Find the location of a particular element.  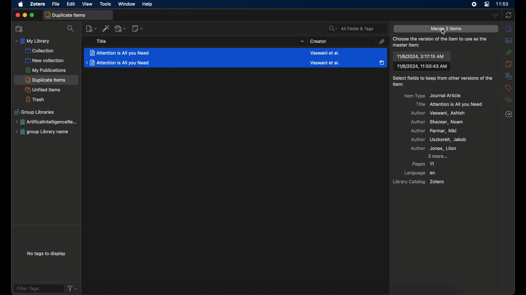

locate is located at coordinates (509, 114).